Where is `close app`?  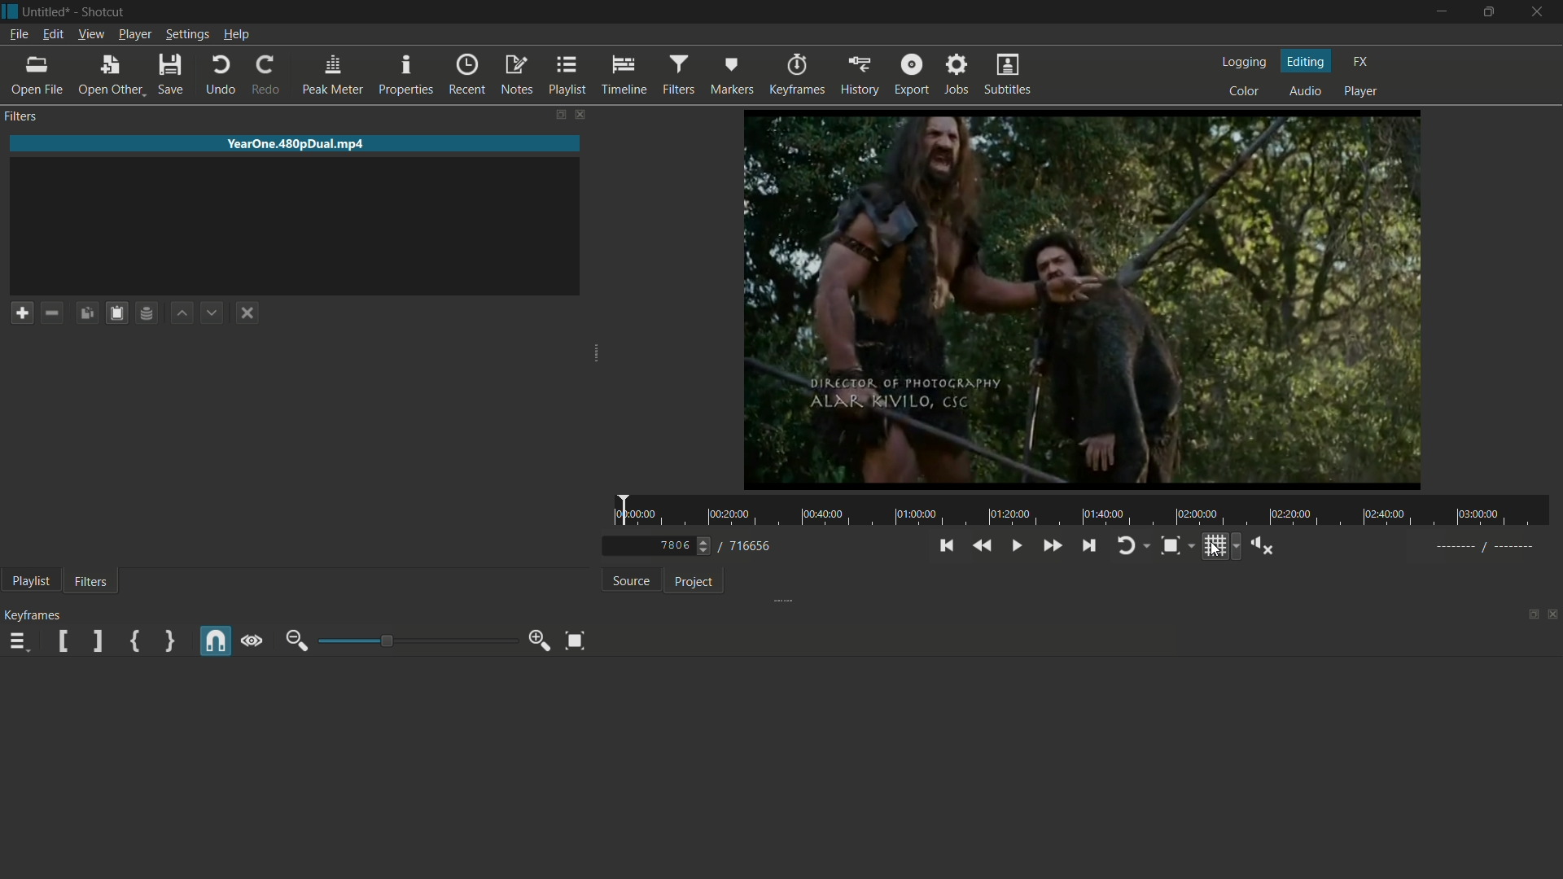 close app is located at coordinates (1543, 11).